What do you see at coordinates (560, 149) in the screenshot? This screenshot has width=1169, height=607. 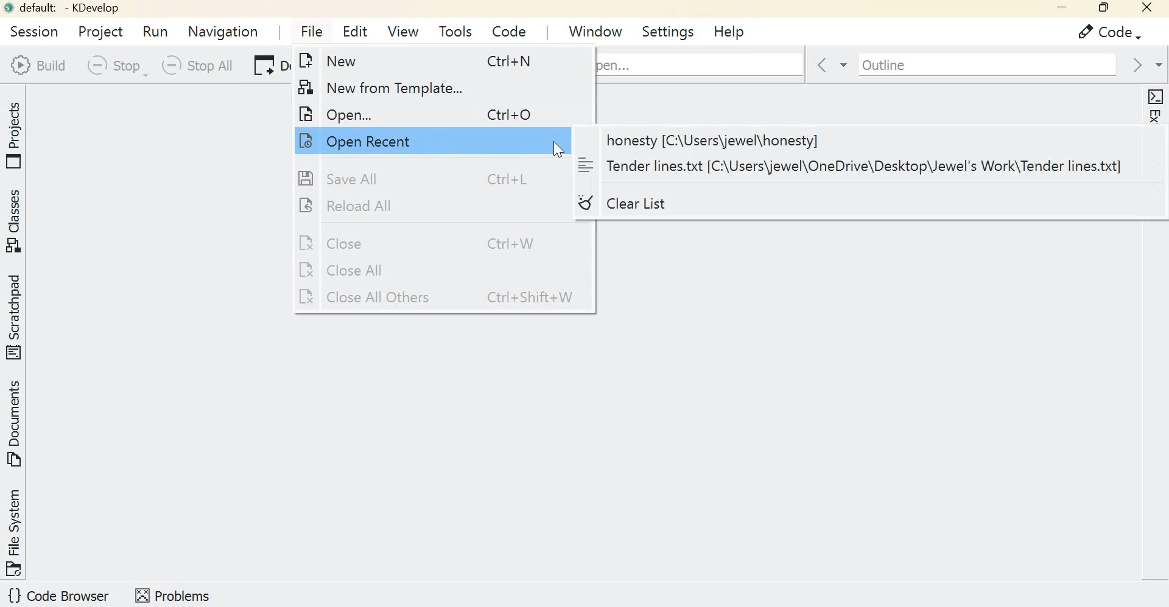 I see `cursor` at bounding box center [560, 149].